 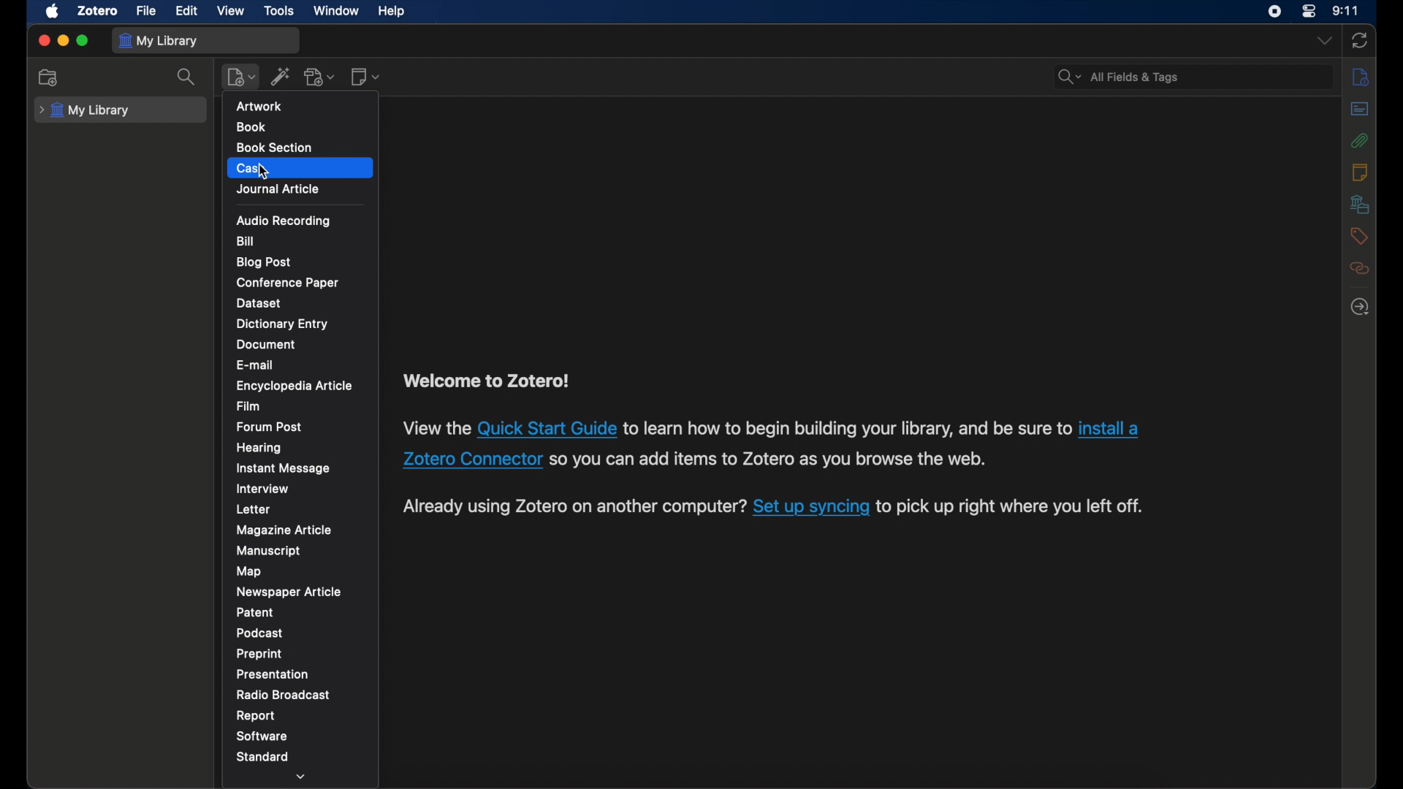 What do you see at coordinates (260, 302) in the screenshot?
I see `dataset` at bounding box center [260, 302].